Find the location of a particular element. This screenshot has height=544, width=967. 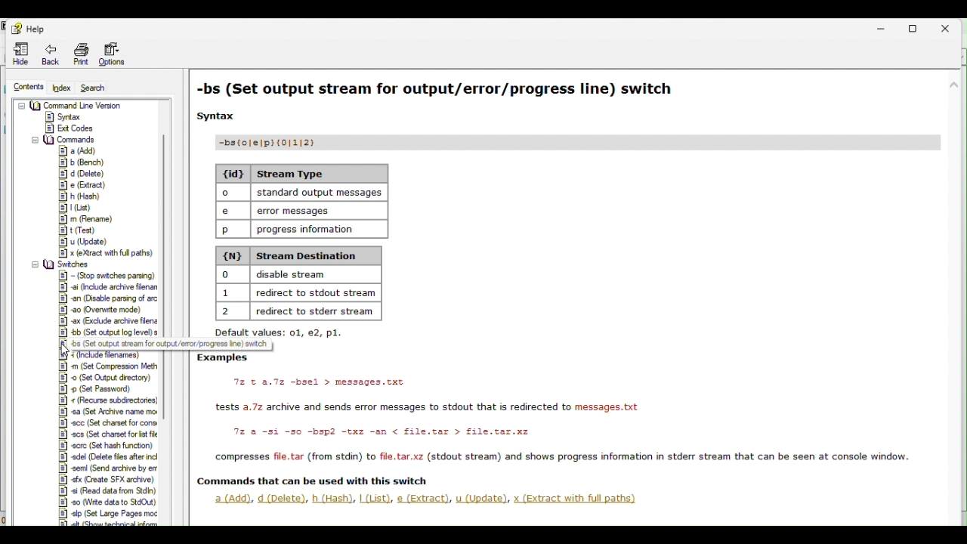

Search is located at coordinates (100, 88).